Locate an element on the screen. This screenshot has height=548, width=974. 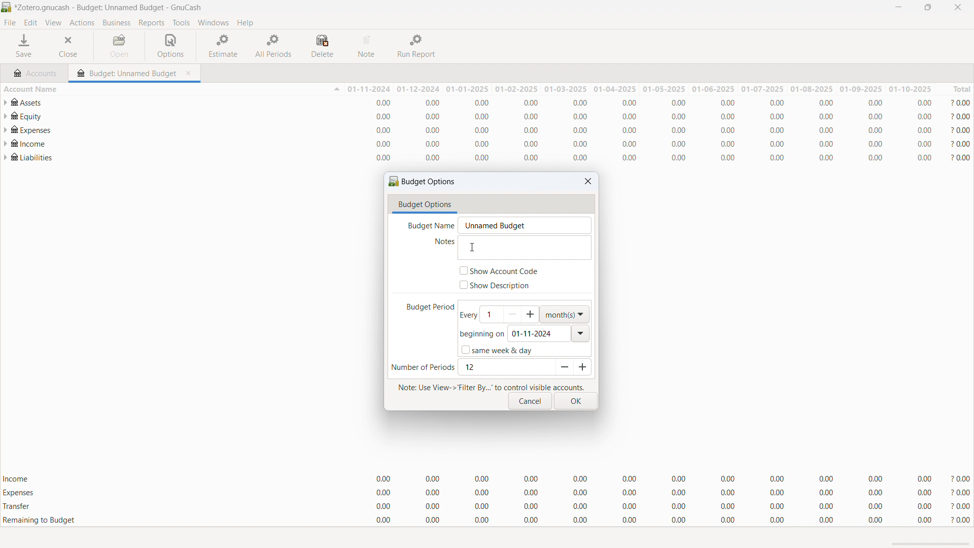
transfer total is located at coordinates (487, 506).